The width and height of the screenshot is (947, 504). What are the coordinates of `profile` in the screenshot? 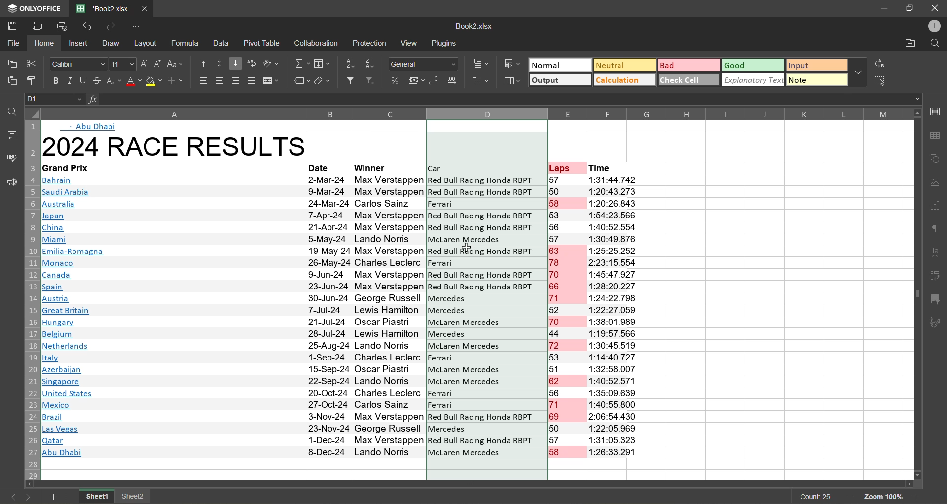 It's located at (936, 26).